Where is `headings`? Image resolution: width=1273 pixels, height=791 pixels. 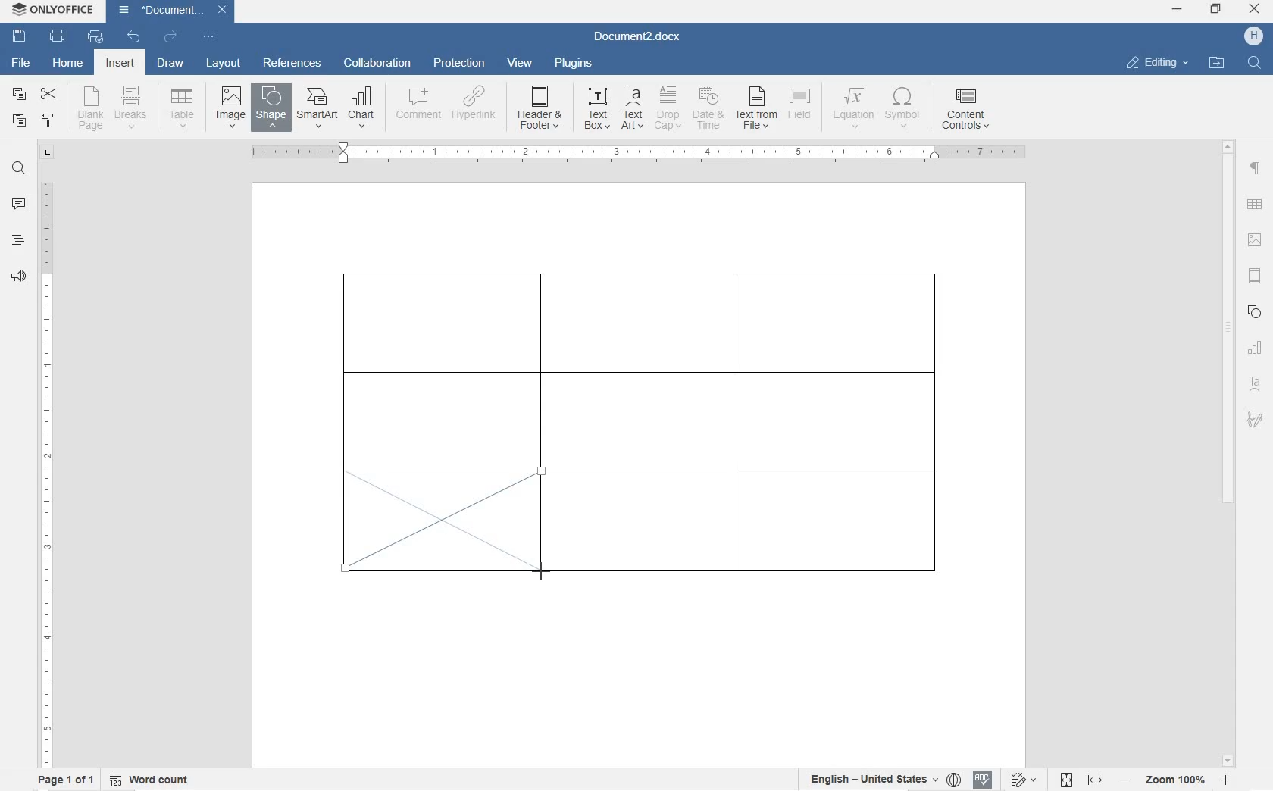 headings is located at coordinates (18, 240).